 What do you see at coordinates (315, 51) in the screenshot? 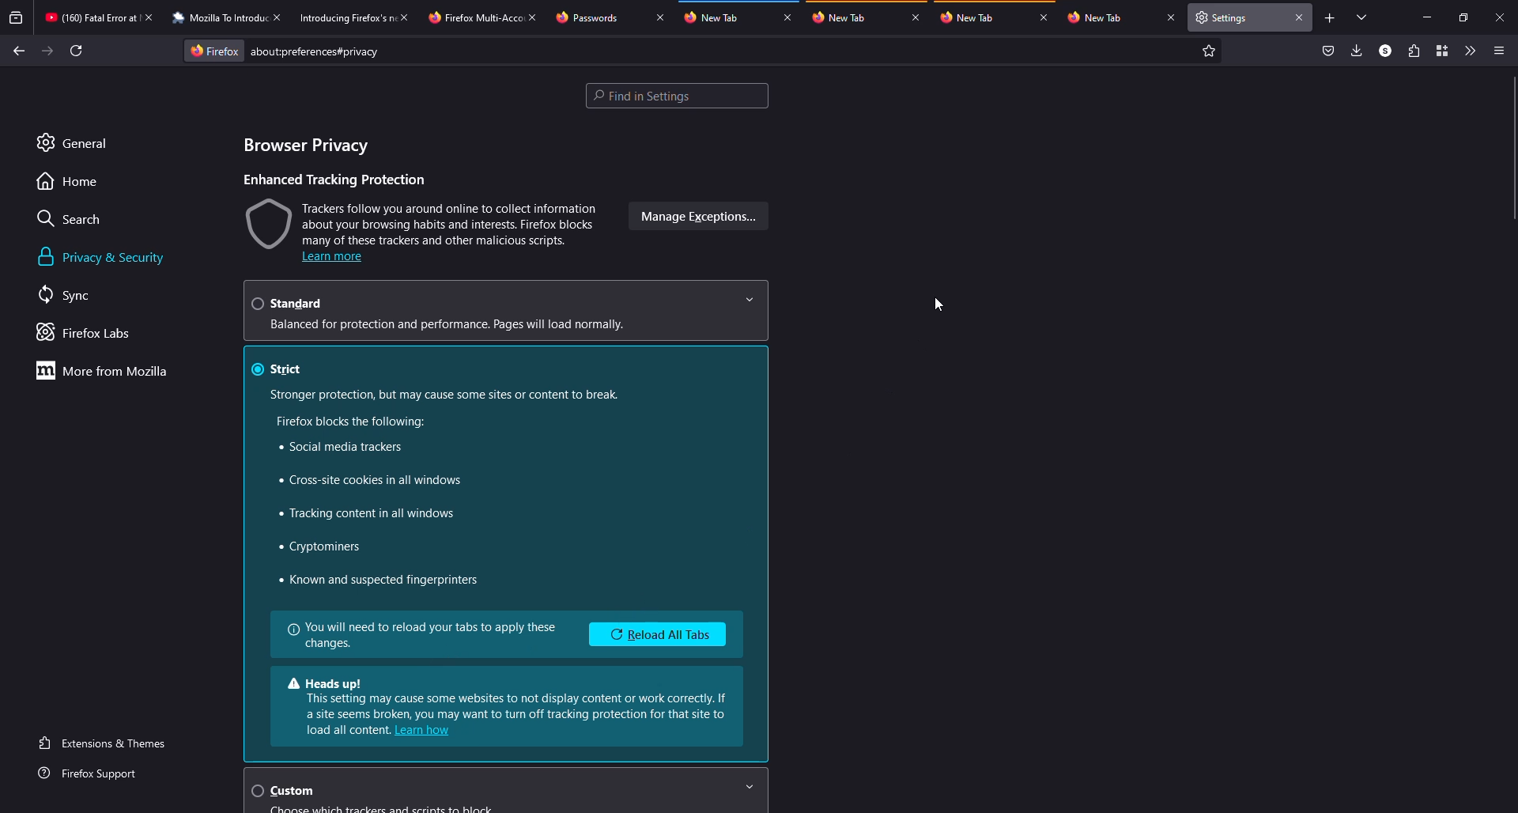
I see `preferences#privacy` at bounding box center [315, 51].